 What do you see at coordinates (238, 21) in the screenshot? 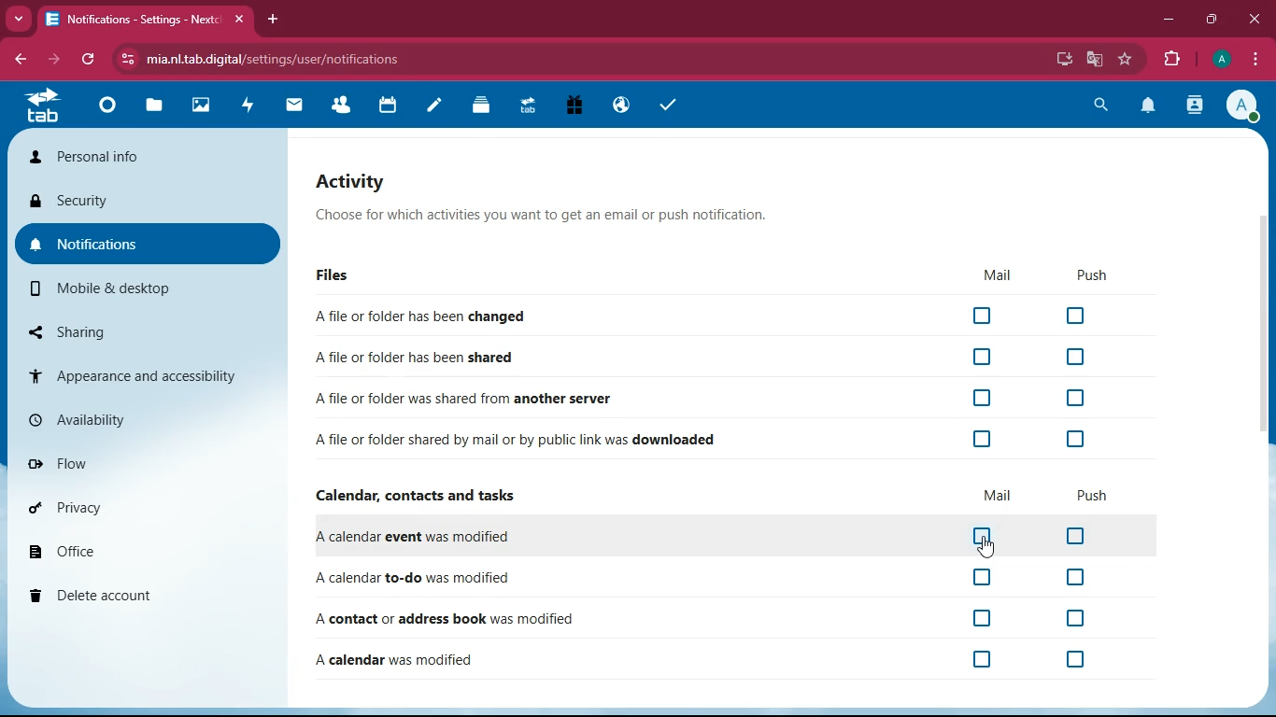
I see `close` at bounding box center [238, 21].